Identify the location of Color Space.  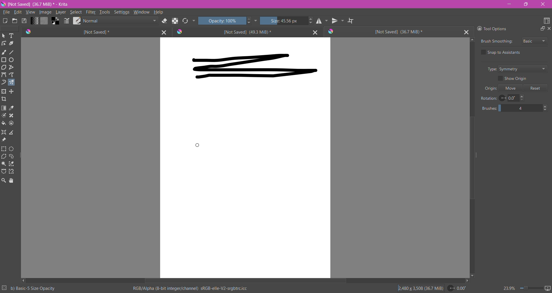
(190, 288).